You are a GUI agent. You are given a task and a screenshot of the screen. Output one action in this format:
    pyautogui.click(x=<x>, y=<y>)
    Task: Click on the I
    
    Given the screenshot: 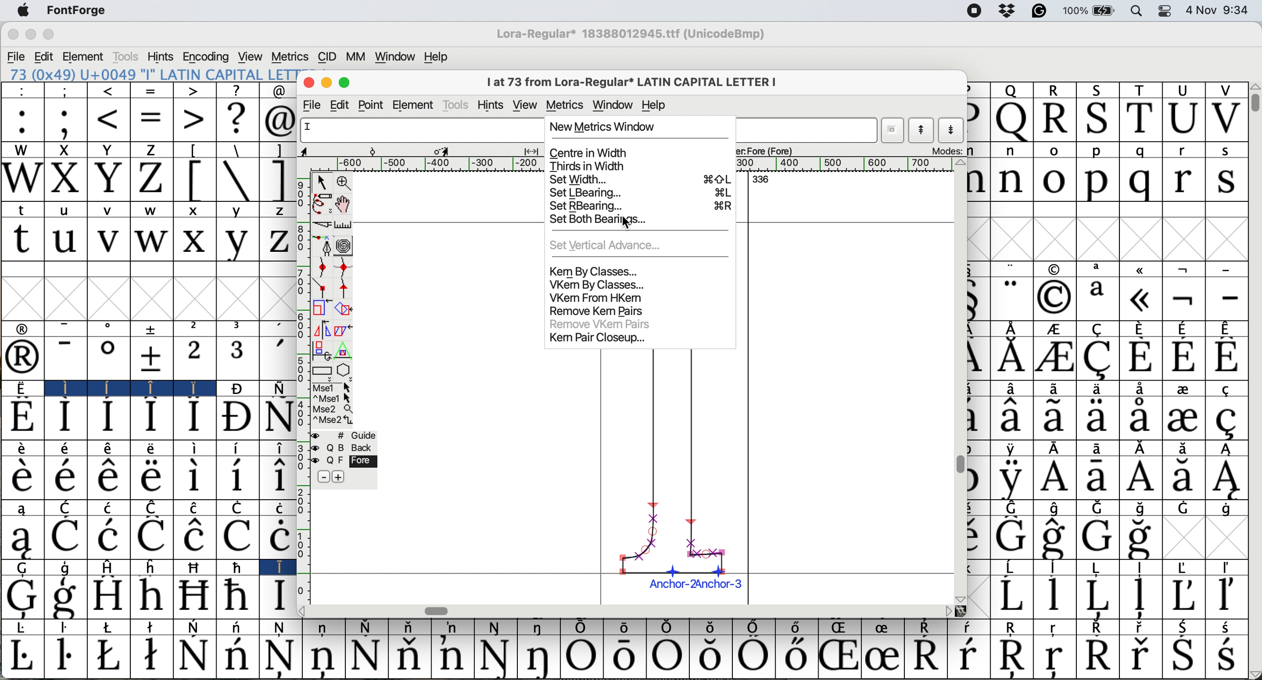 What is the action you would take?
    pyautogui.click(x=277, y=567)
    